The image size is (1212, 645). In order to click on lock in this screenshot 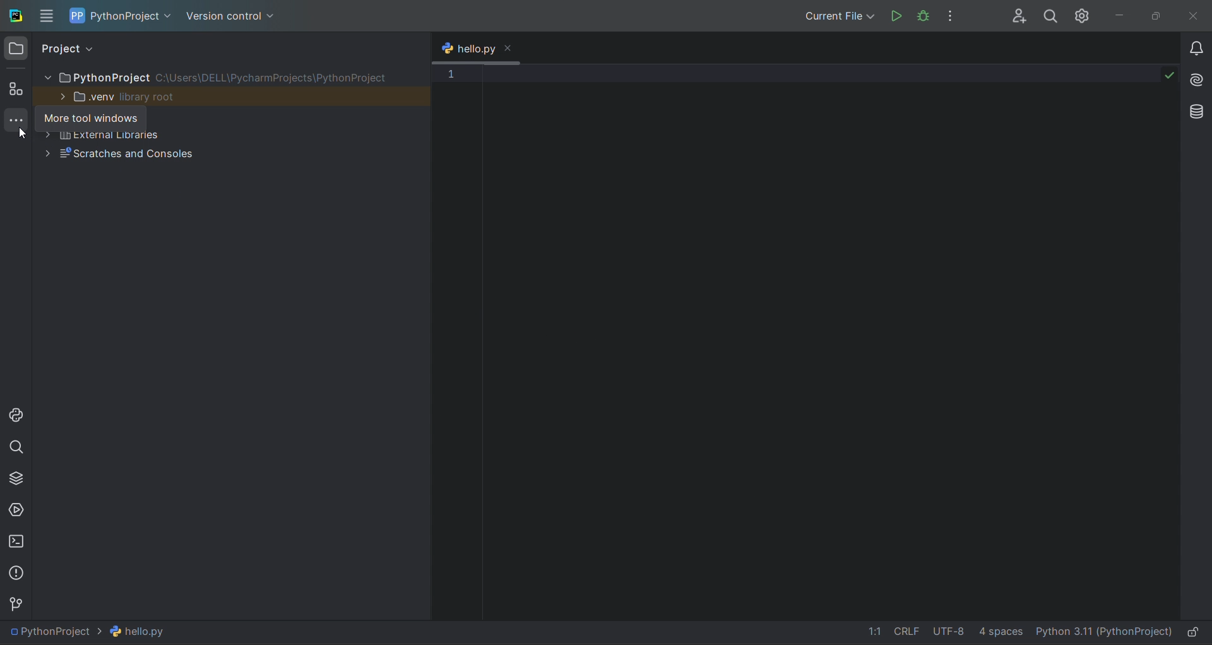, I will do `click(1196, 633)`.